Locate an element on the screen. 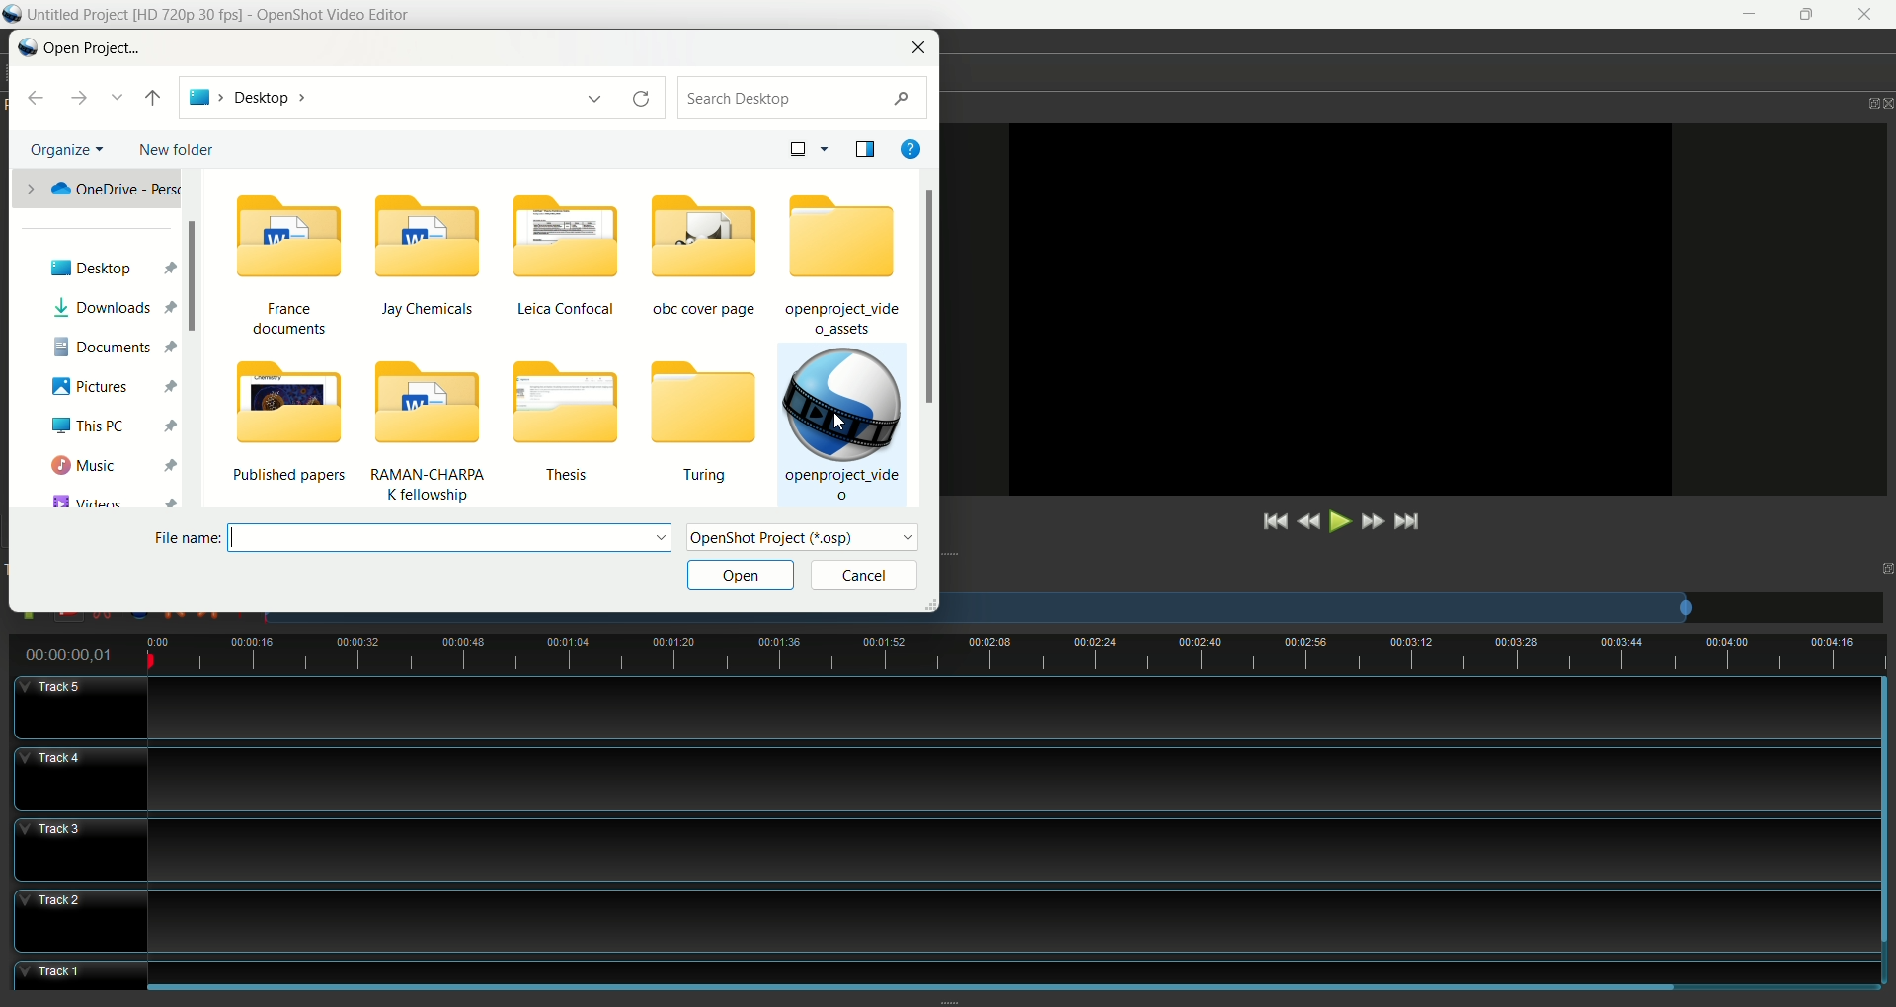 This screenshot has width=1896, height=1007. timeline is located at coordinates (1017, 656).